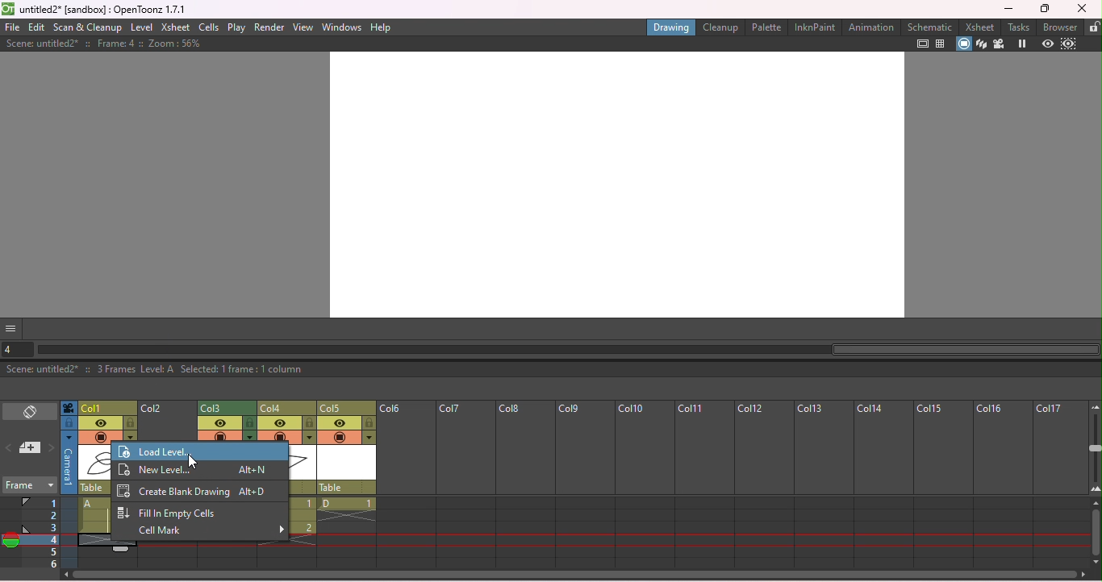 This screenshot has width=1102, height=582. What do you see at coordinates (1061, 27) in the screenshot?
I see `Browser` at bounding box center [1061, 27].